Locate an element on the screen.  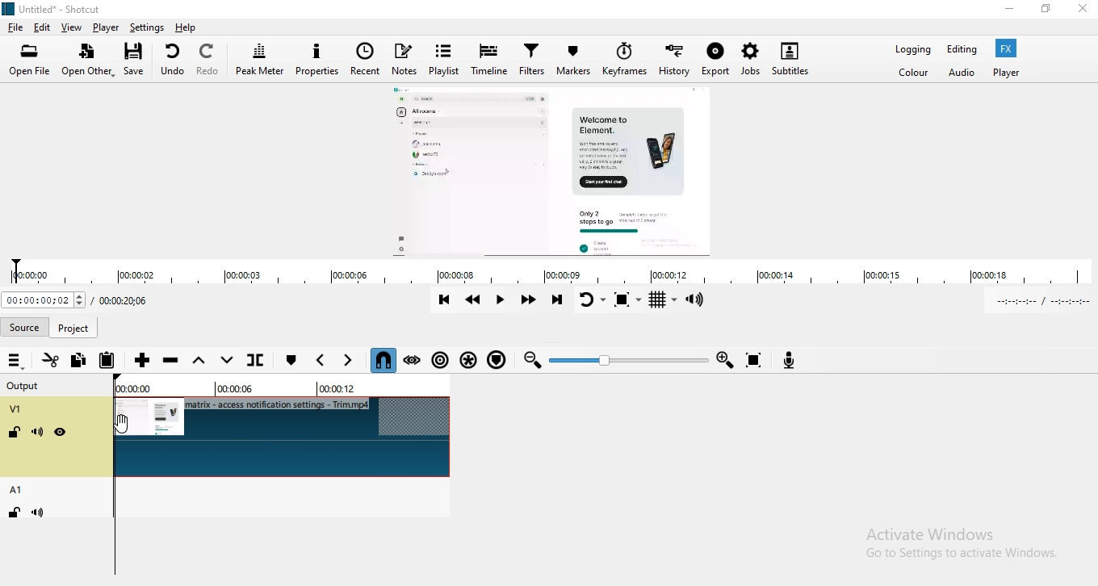
Skip to the next point  is located at coordinates (557, 303).